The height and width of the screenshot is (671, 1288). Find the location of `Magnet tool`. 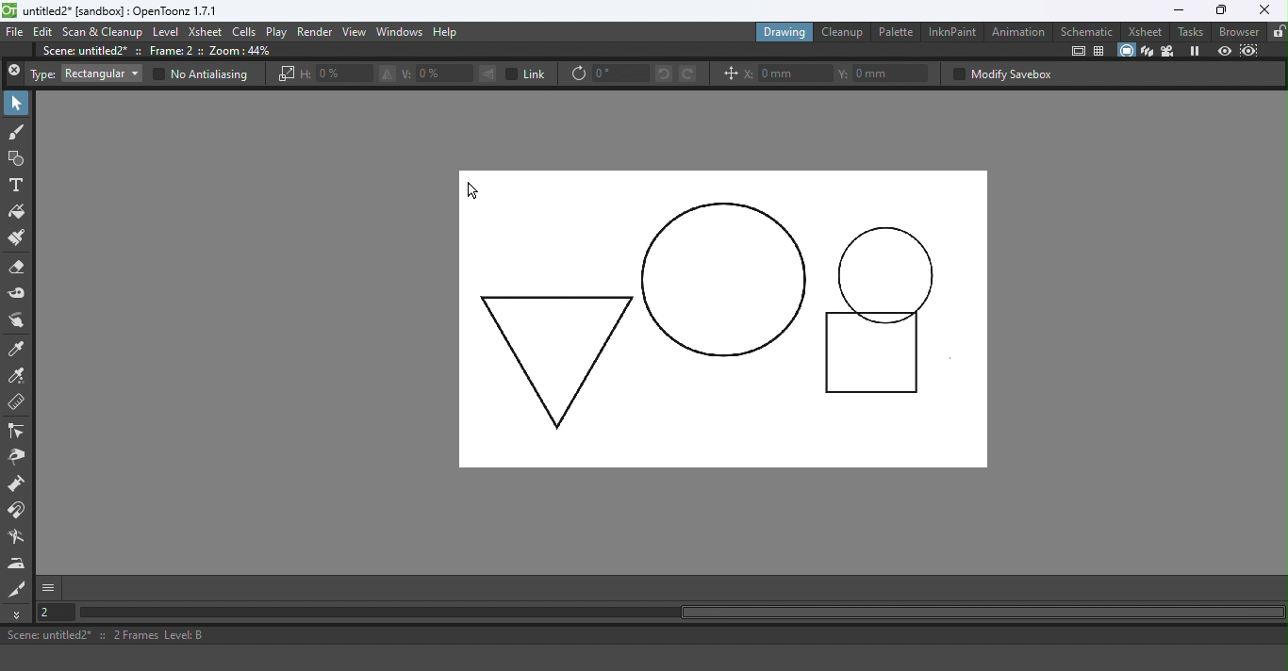

Magnet tool is located at coordinates (19, 512).